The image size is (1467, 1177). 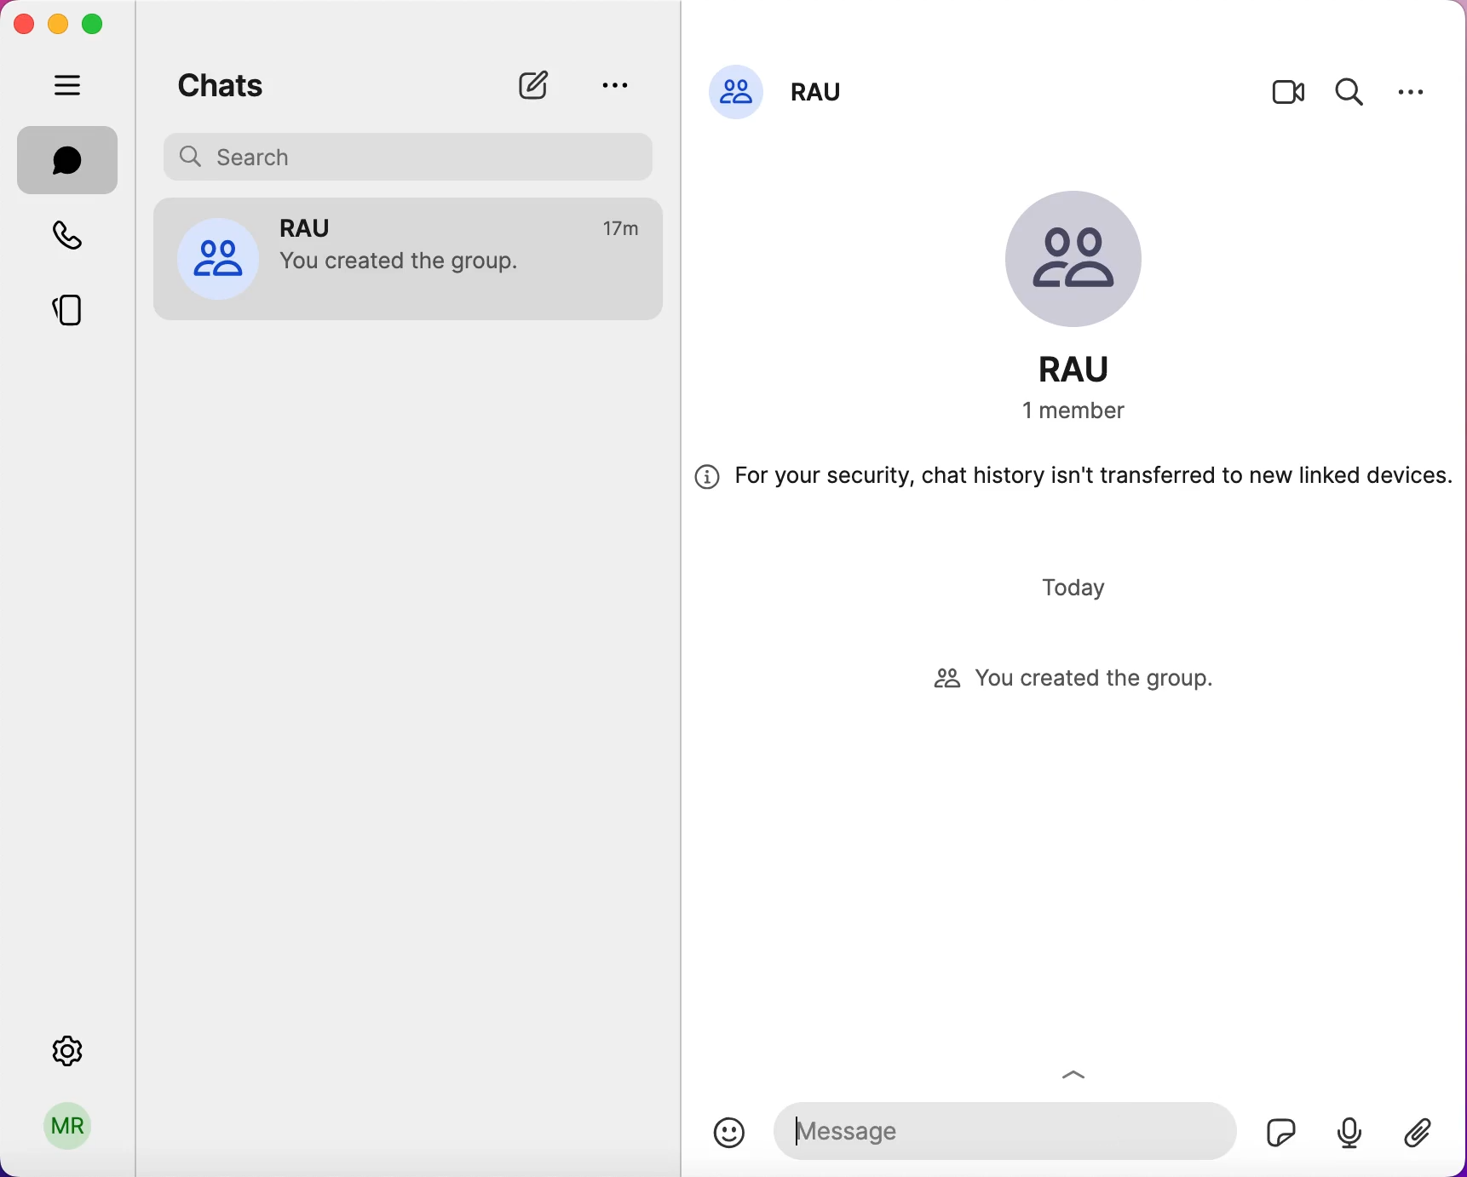 What do you see at coordinates (1349, 1131) in the screenshot?
I see `record audio` at bounding box center [1349, 1131].